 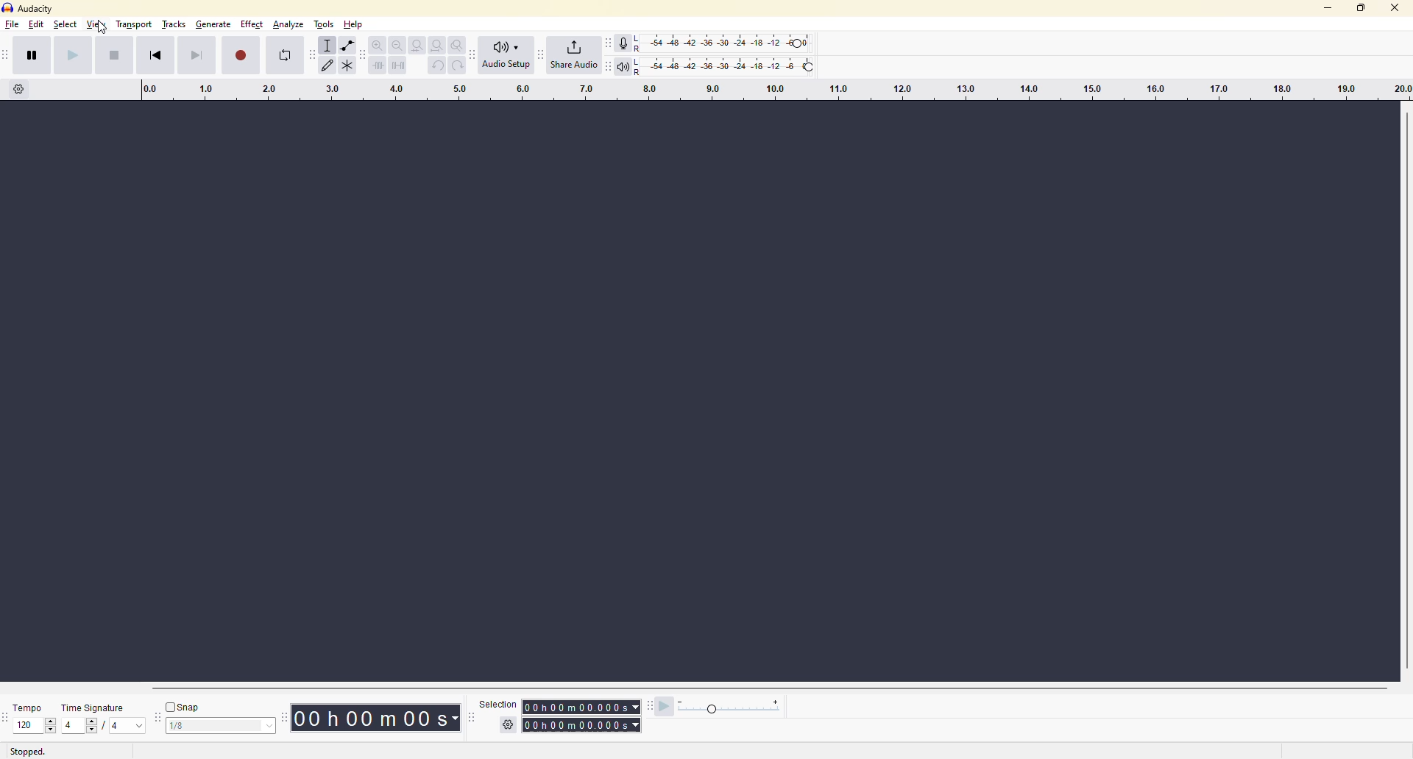 What do you see at coordinates (36, 57) in the screenshot?
I see `pause` at bounding box center [36, 57].